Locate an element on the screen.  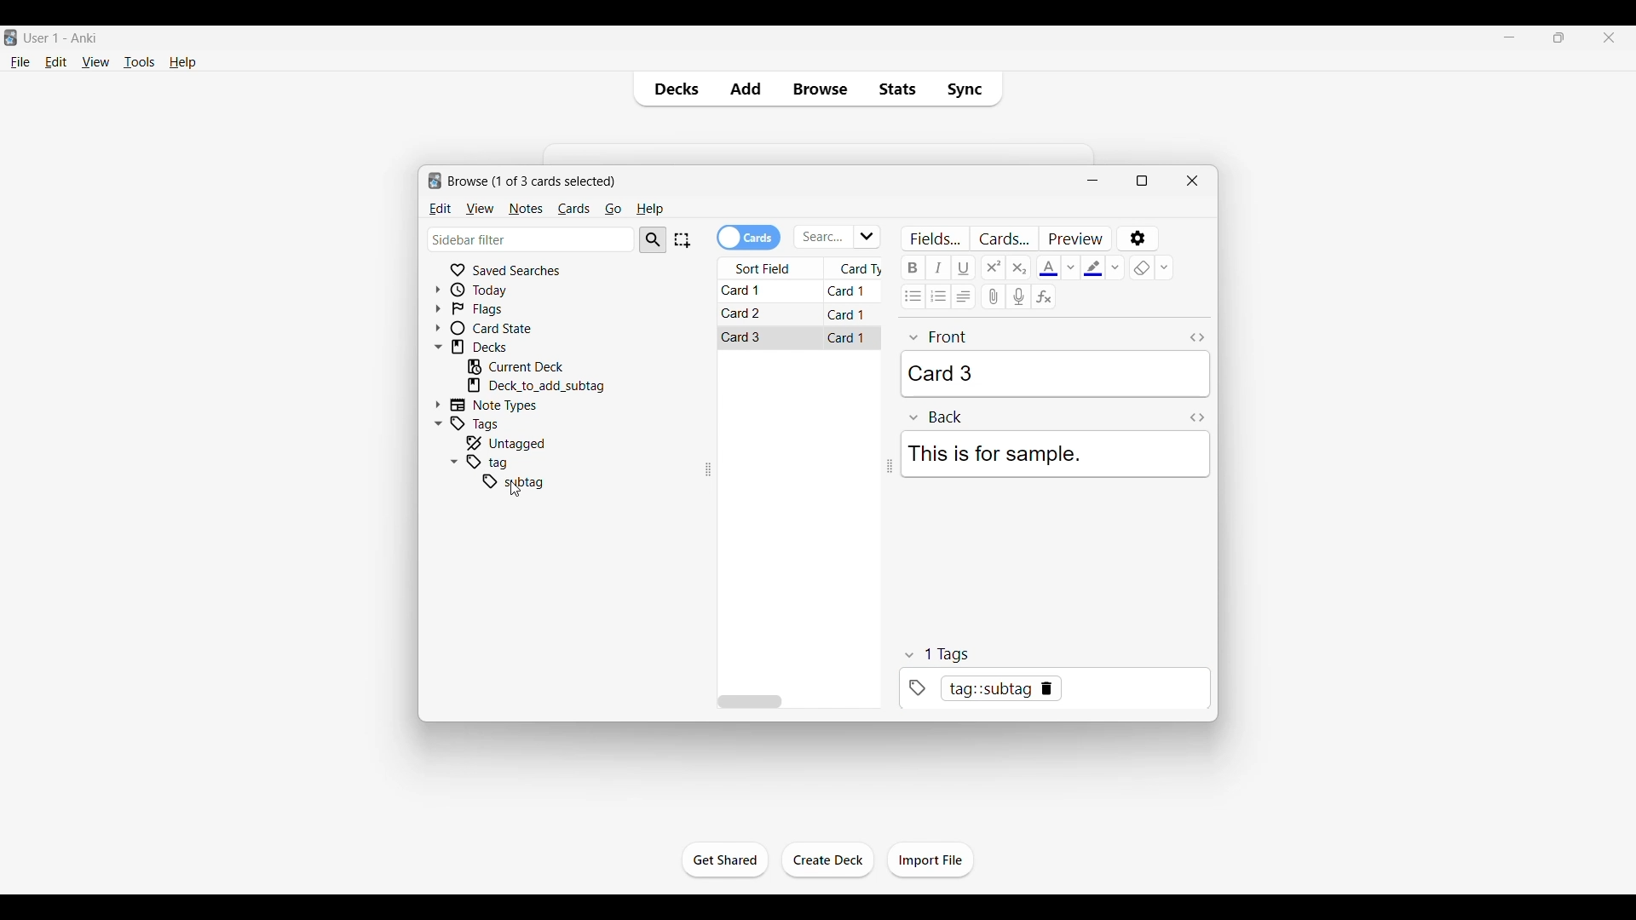
Stats is located at coordinates (896, 89).